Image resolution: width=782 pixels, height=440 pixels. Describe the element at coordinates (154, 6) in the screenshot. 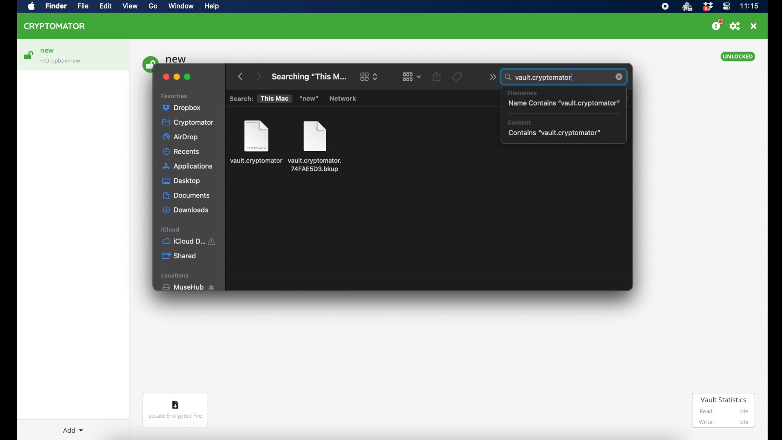

I see `go` at that location.